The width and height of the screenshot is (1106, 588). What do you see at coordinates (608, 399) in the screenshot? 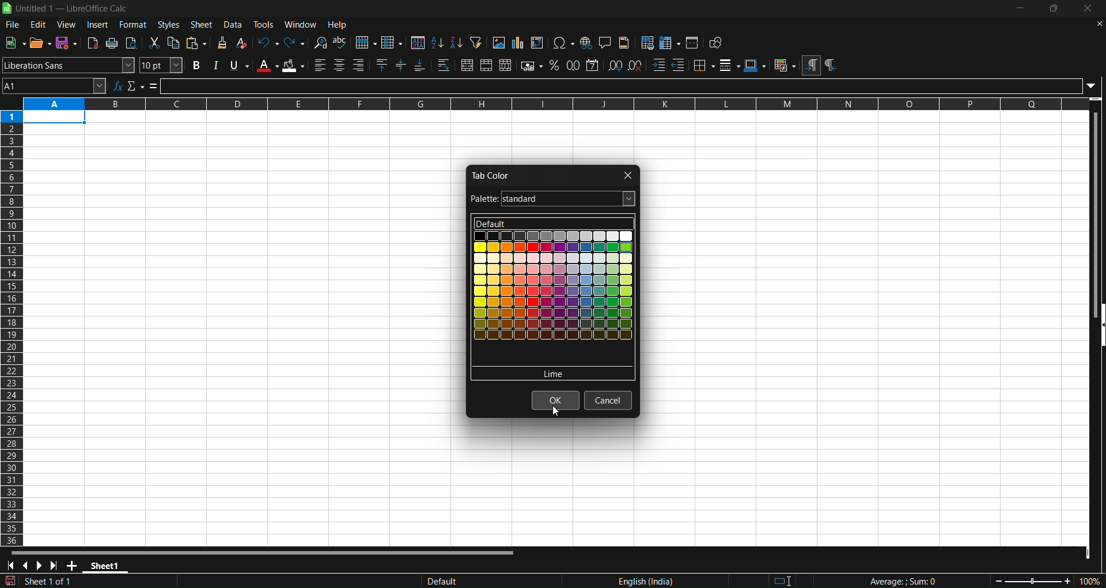
I see `cancel` at bounding box center [608, 399].